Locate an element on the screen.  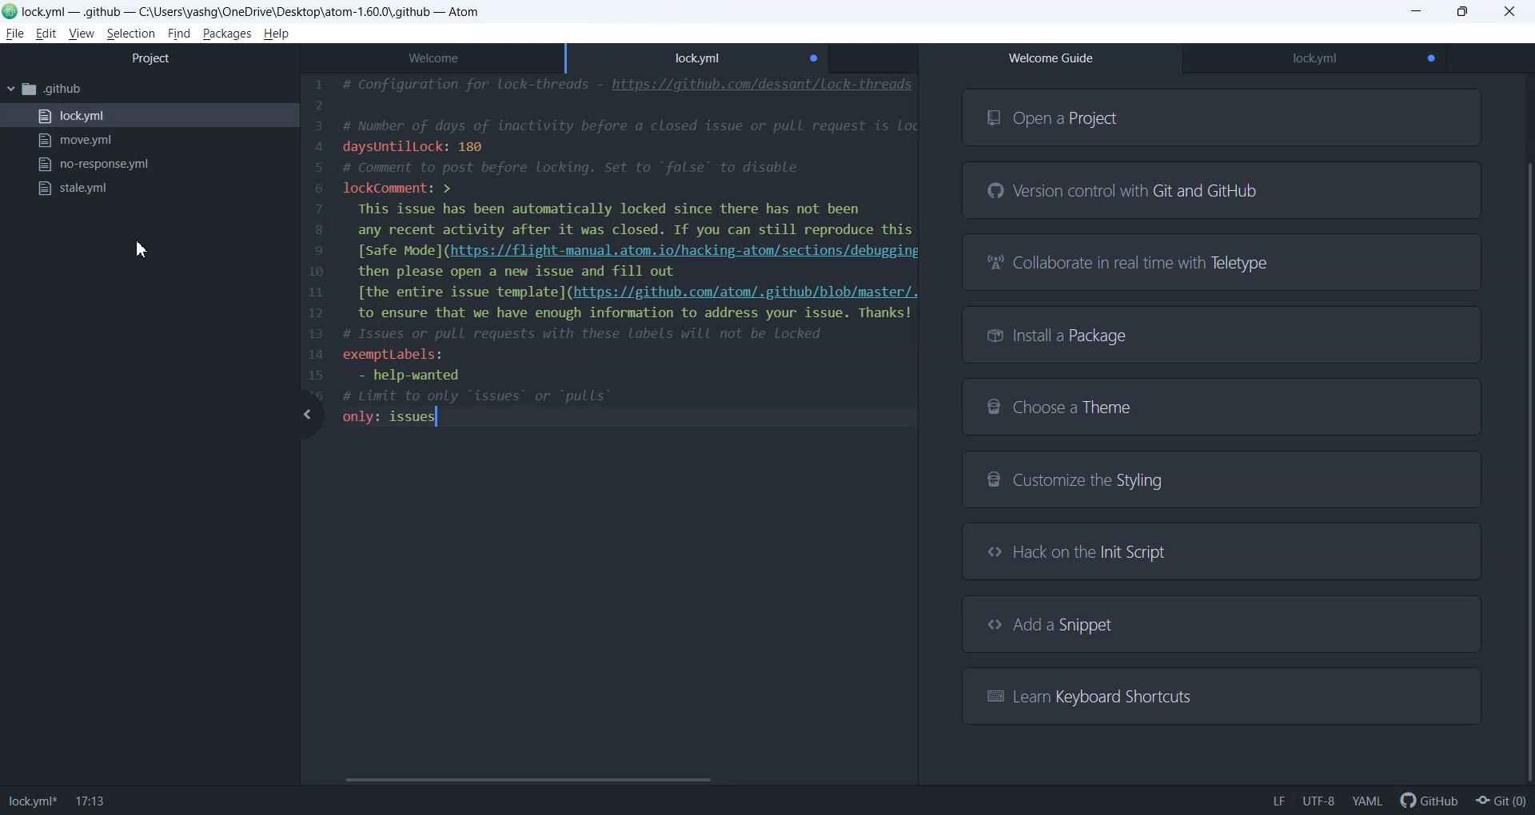
17 line, 13 column is located at coordinates (91, 802).